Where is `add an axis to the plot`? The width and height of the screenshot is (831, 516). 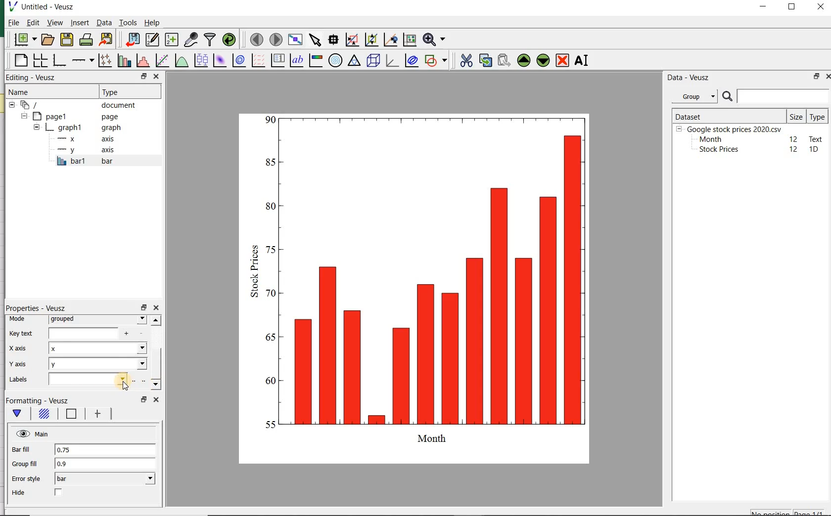 add an axis to the plot is located at coordinates (82, 61).